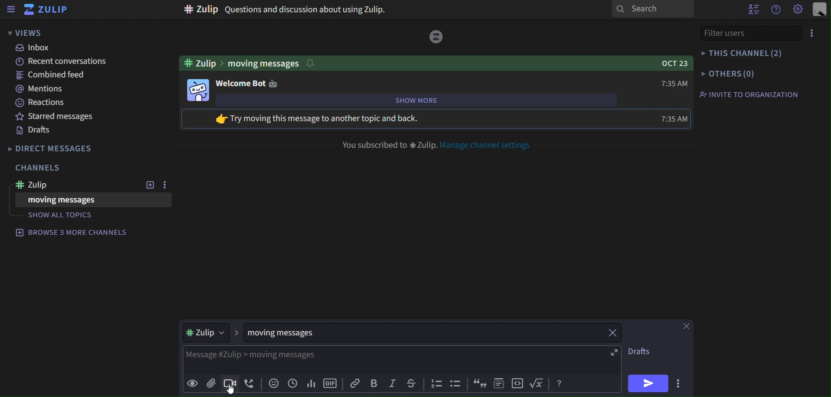  Describe the element at coordinates (68, 201) in the screenshot. I see `moving messages` at that location.